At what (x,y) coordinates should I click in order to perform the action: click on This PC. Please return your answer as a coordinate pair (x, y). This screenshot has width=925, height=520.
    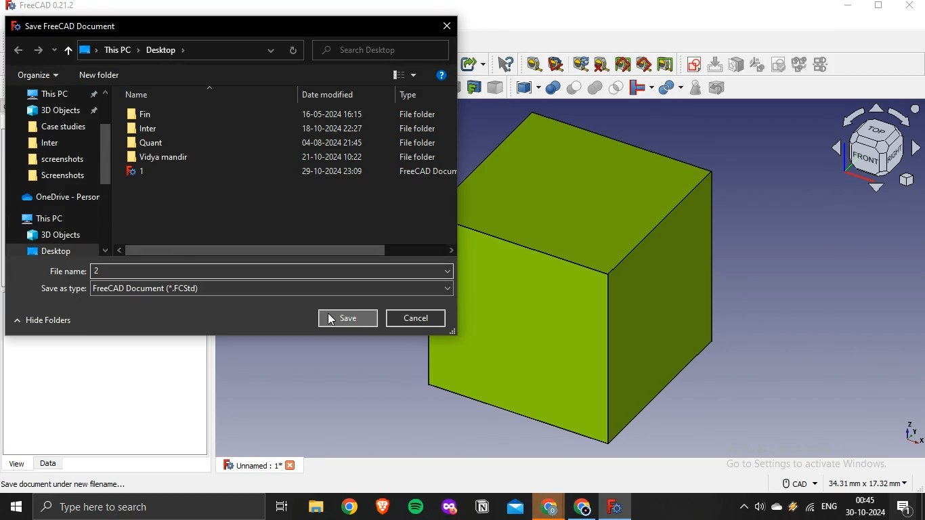
    Looking at the image, I should click on (45, 219).